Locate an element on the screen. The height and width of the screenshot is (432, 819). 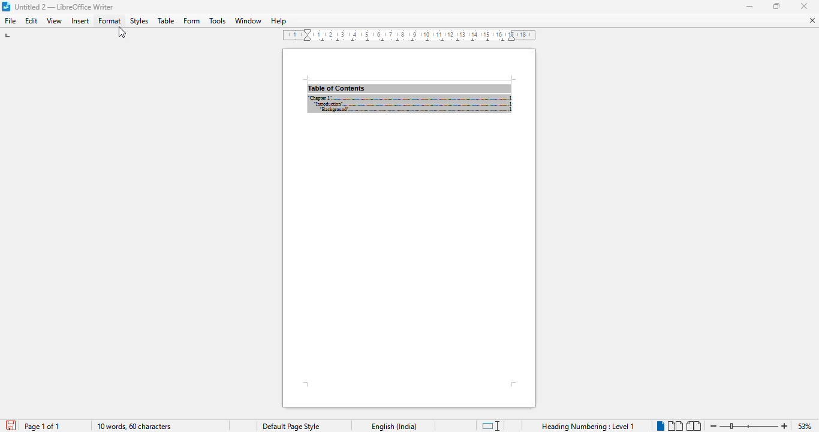
click to save document is located at coordinates (11, 425).